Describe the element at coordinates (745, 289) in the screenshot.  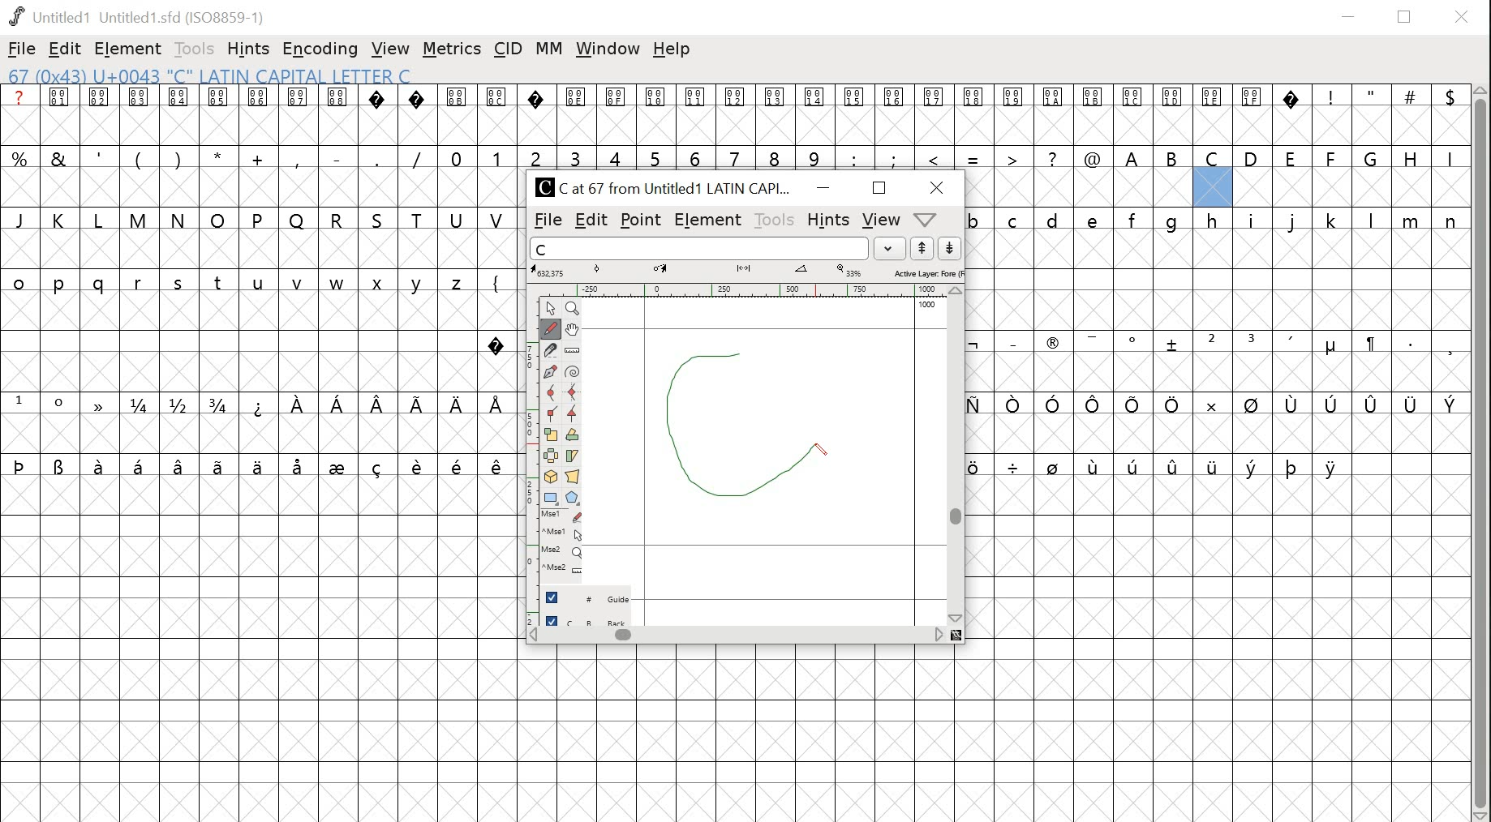
I see `ruler` at that location.